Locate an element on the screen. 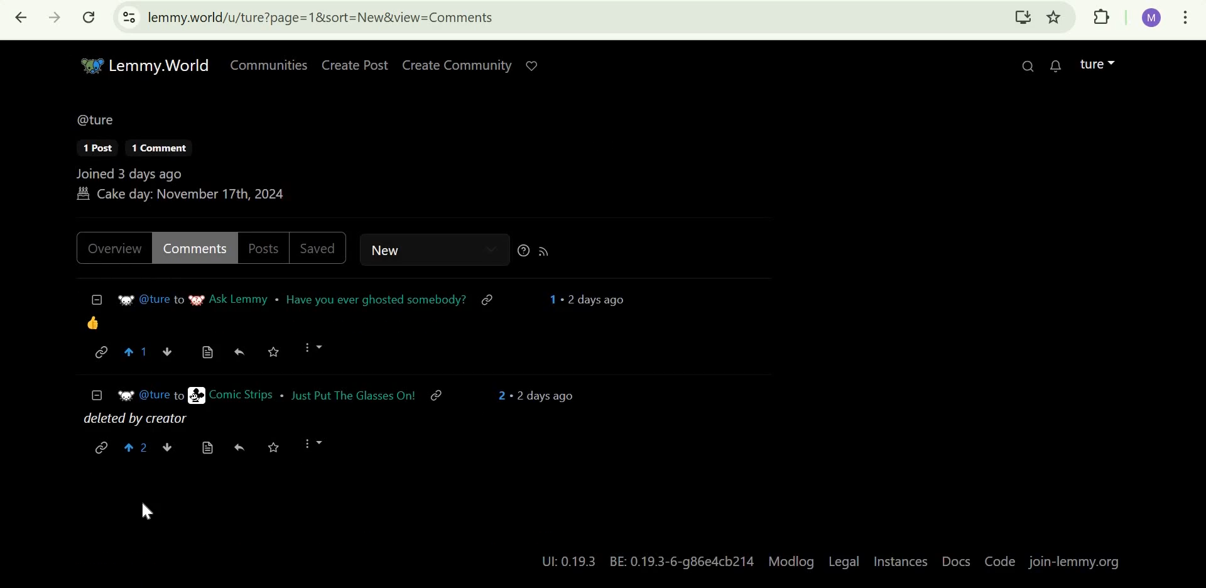  more is located at coordinates (313, 445).